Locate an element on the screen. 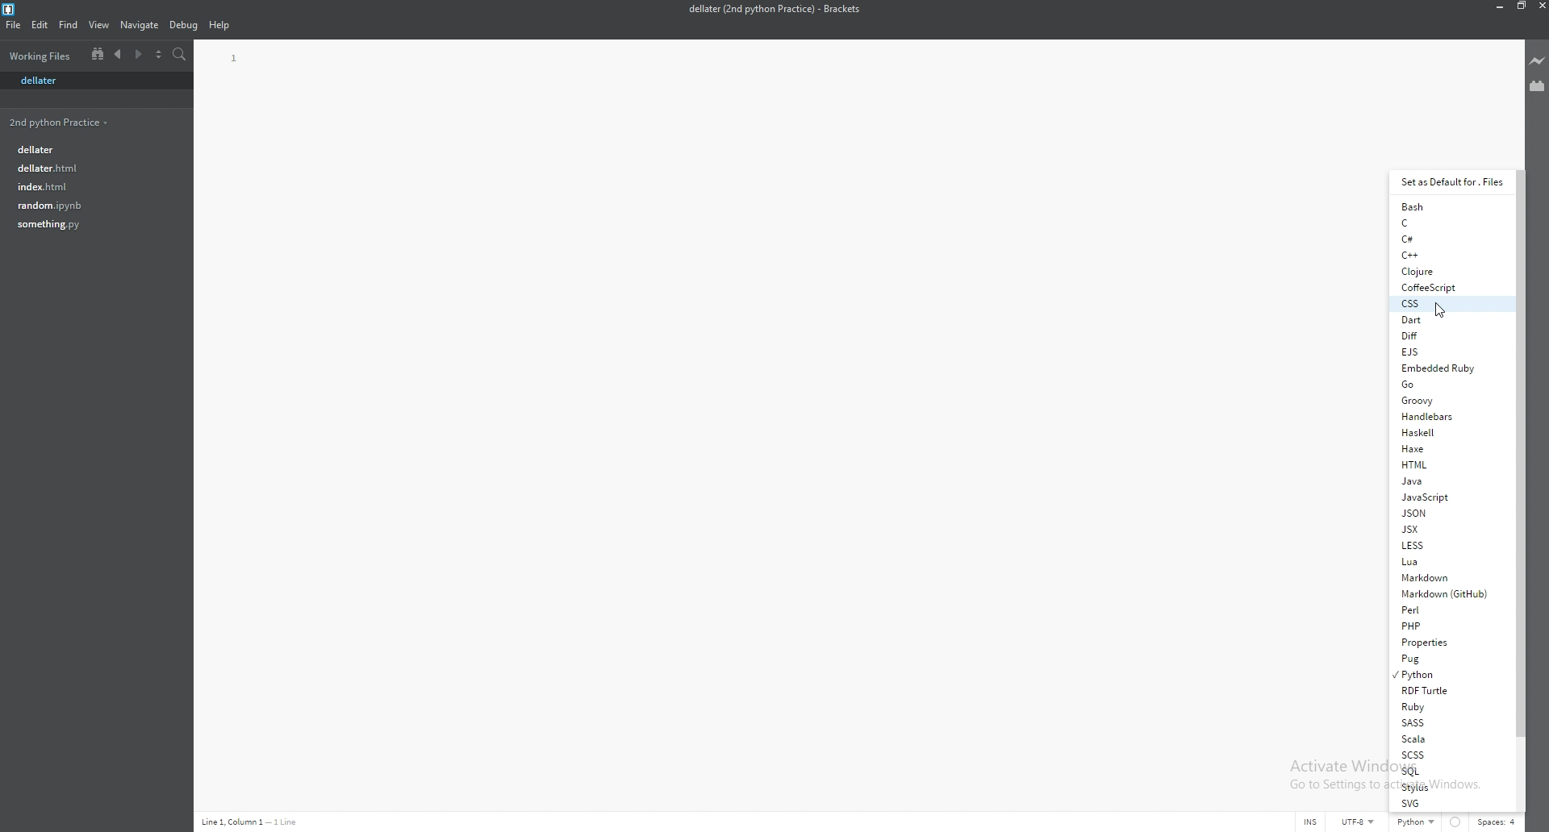  haxe is located at coordinates (1448, 447).